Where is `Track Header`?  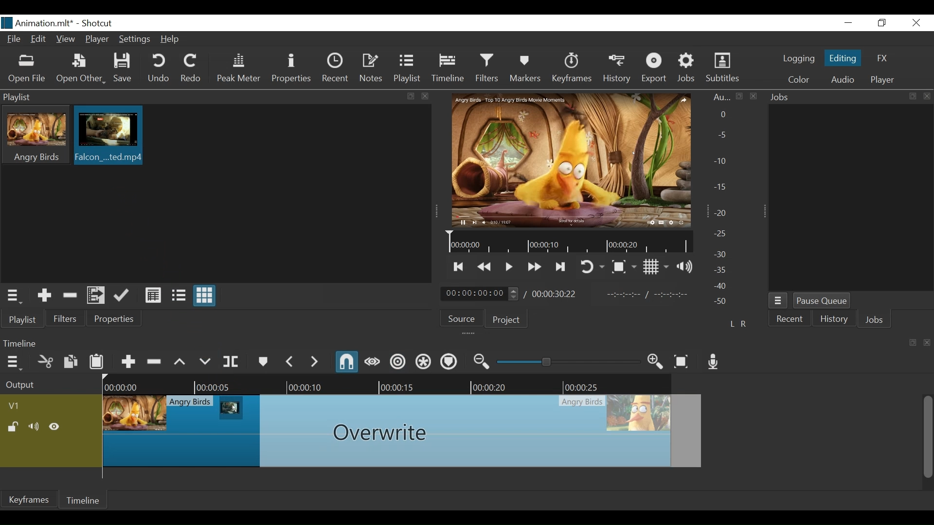
Track Header is located at coordinates (15, 406).